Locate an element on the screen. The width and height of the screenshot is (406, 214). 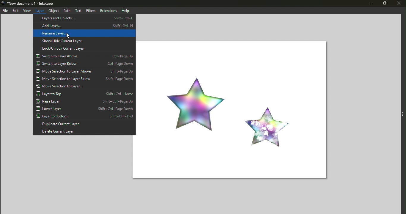
Duplicate current layer is located at coordinates (84, 124).